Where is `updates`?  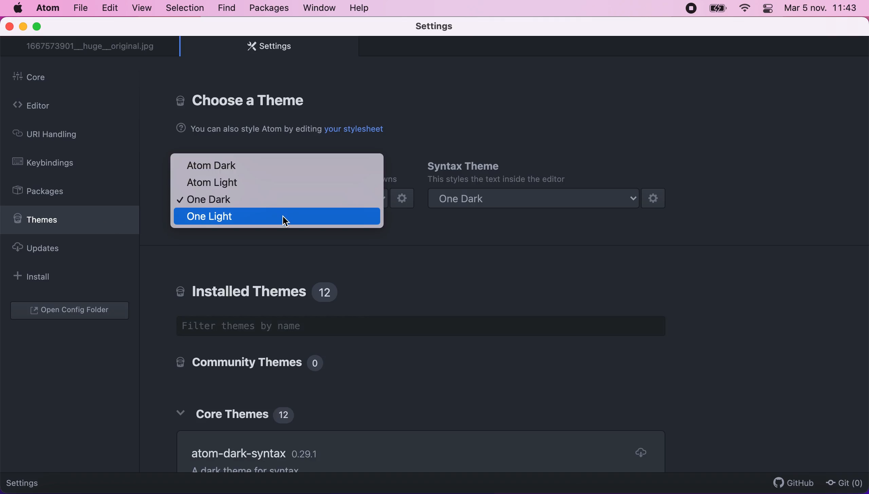 updates is located at coordinates (58, 251).